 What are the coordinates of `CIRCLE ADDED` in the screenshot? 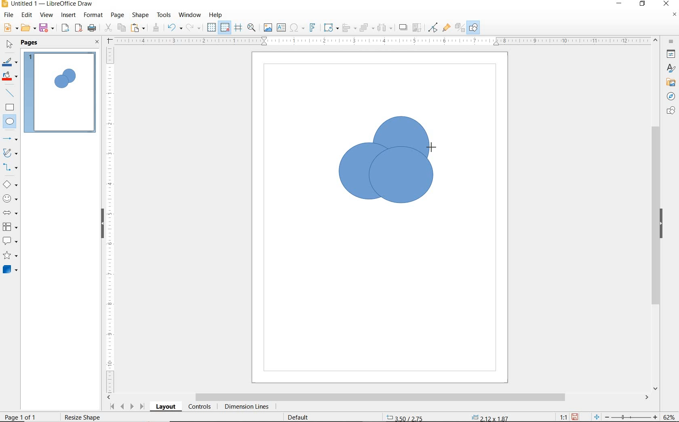 It's located at (61, 81).